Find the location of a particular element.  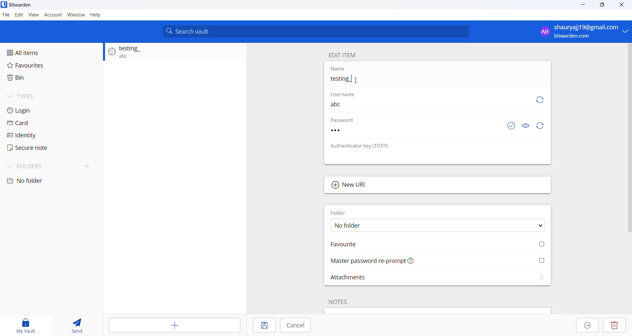

Account is located at coordinates (52, 14).